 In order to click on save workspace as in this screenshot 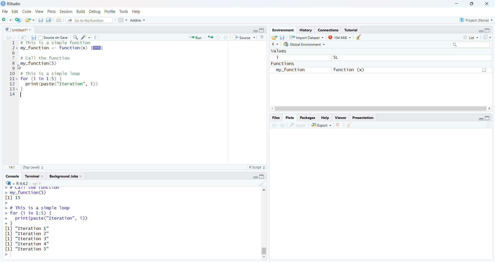, I will do `click(283, 38)`.